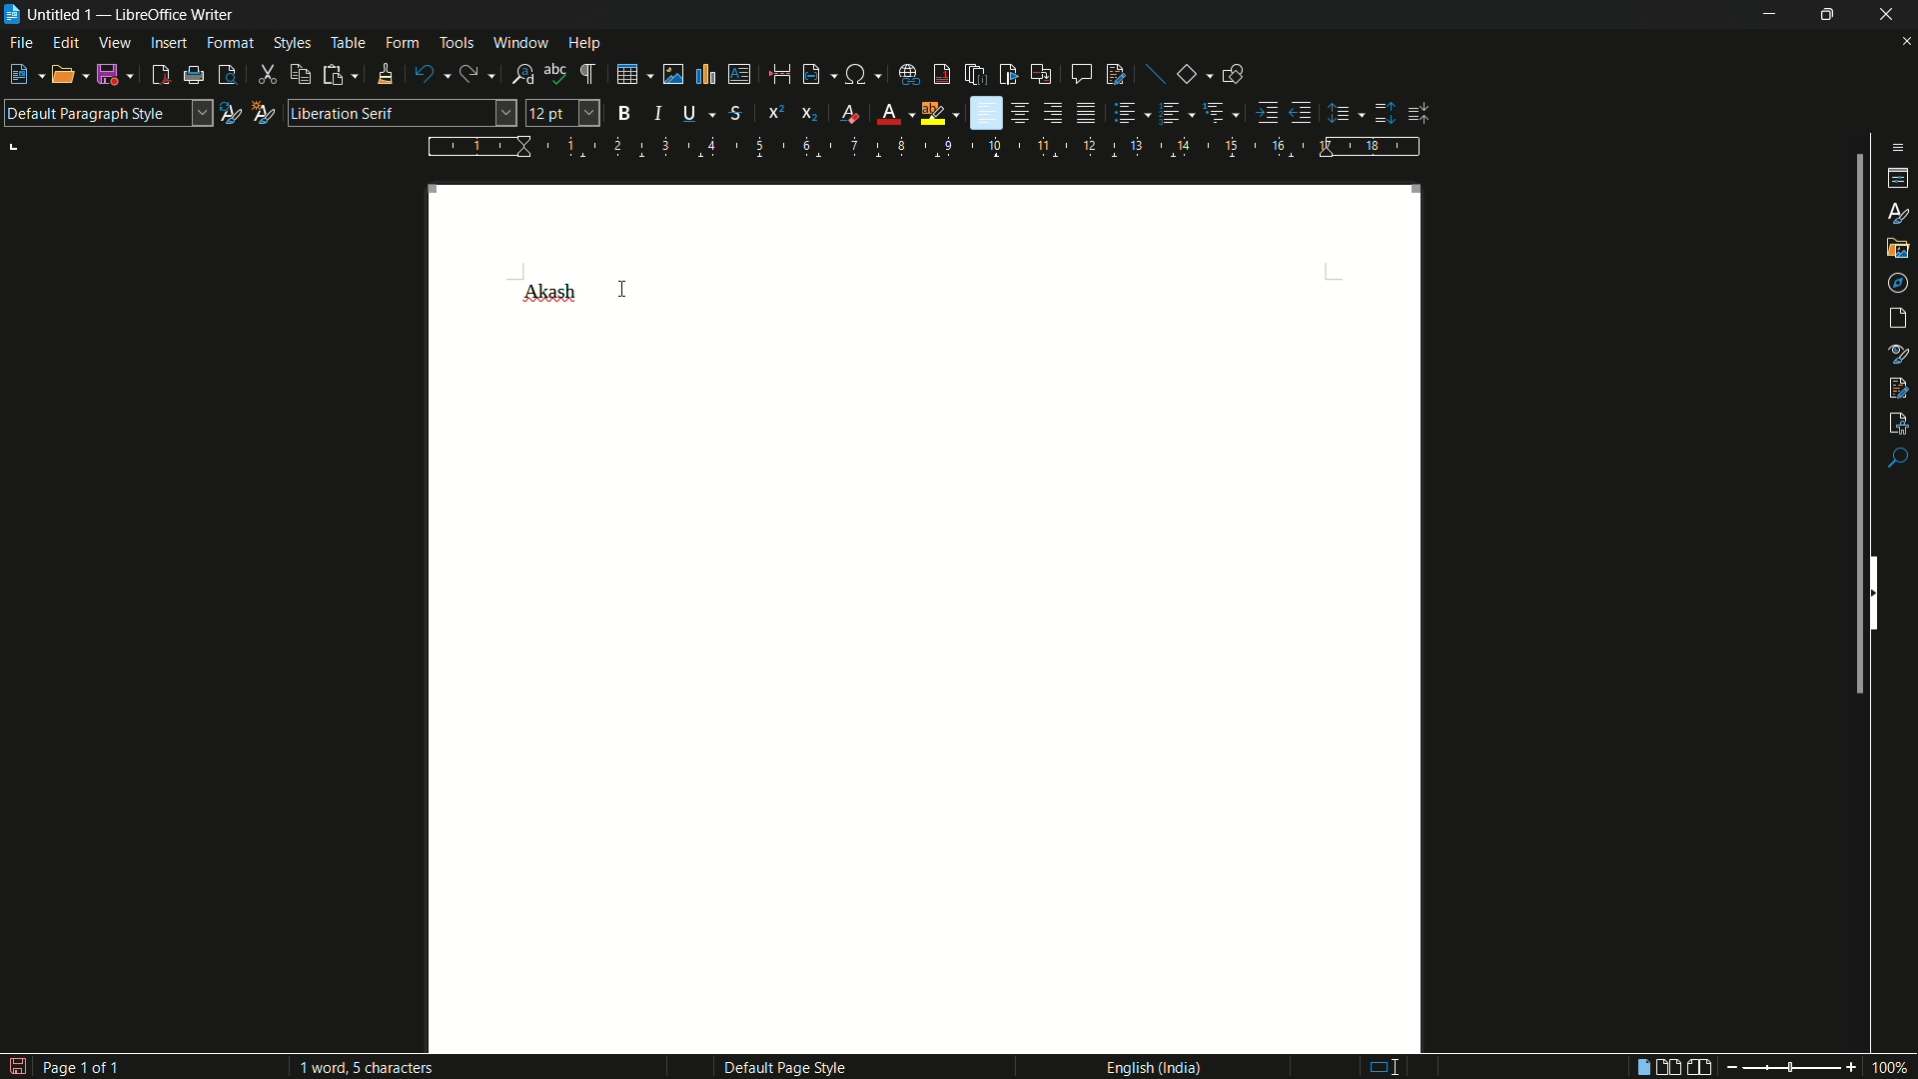 The width and height of the screenshot is (1918, 1079). Describe the element at coordinates (268, 76) in the screenshot. I see `cut` at that location.